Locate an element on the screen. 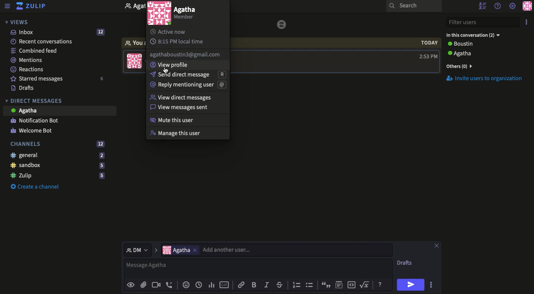 This screenshot has height=294, width=534. Square root is located at coordinates (365, 284).